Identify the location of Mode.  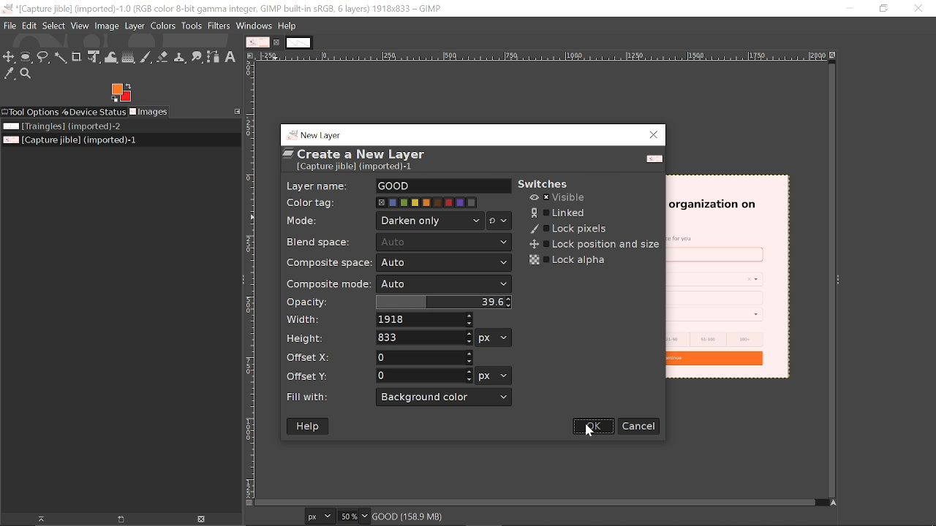
(431, 221).